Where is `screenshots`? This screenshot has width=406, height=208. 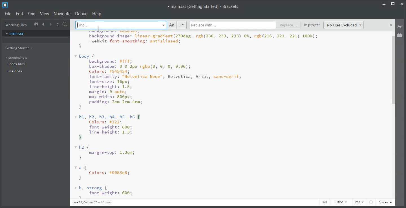
screenshots is located at coordinates (20, 58).